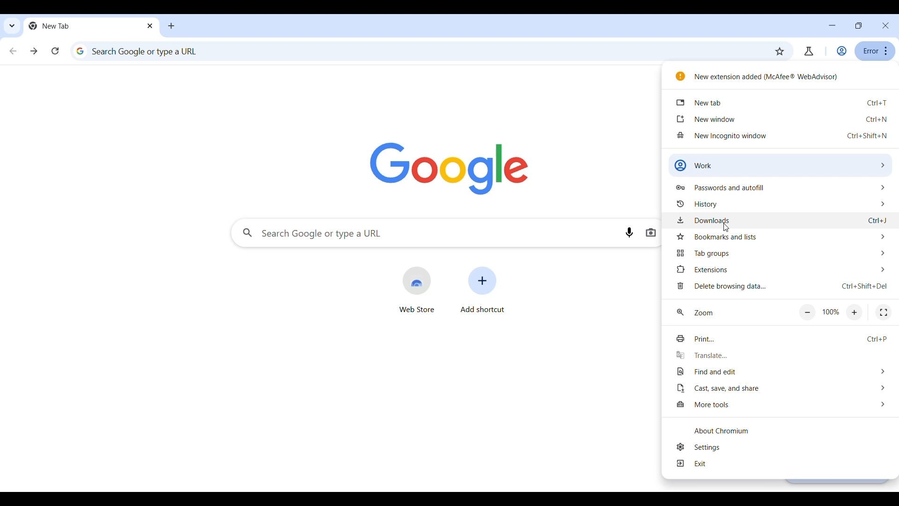 This screenshot has height=506, width=899. I want to click on Close tab, so click(150, 25).